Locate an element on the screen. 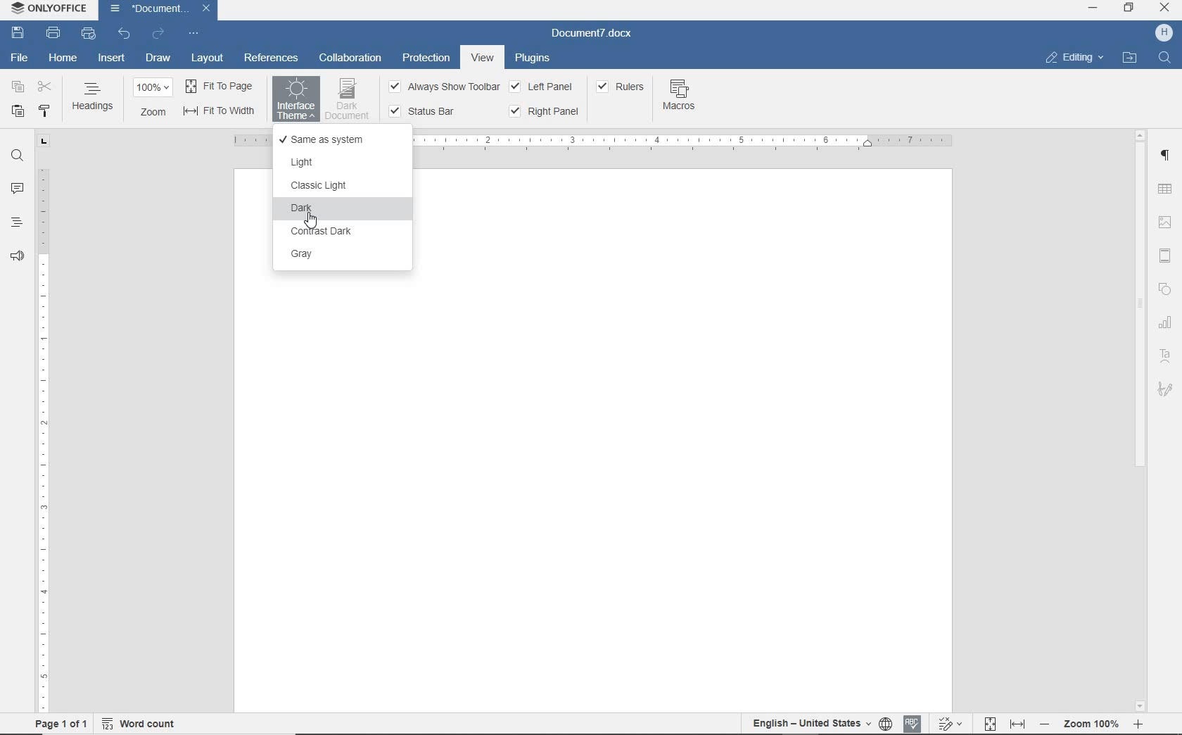 The height and width of the screenshot is (735, 1182). COLLABORATION is located at coordinates (350, 58).